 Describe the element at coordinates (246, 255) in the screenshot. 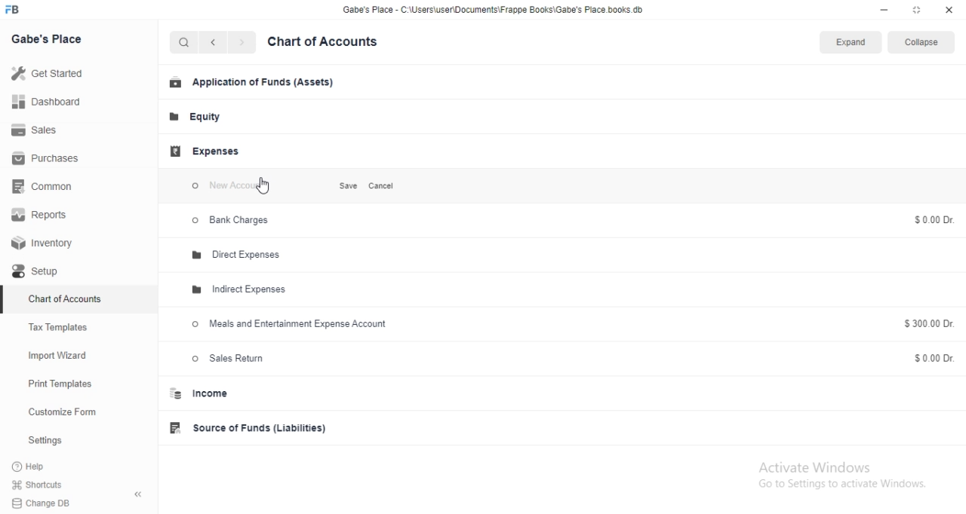

I see `Direct Expenses.` at that location.